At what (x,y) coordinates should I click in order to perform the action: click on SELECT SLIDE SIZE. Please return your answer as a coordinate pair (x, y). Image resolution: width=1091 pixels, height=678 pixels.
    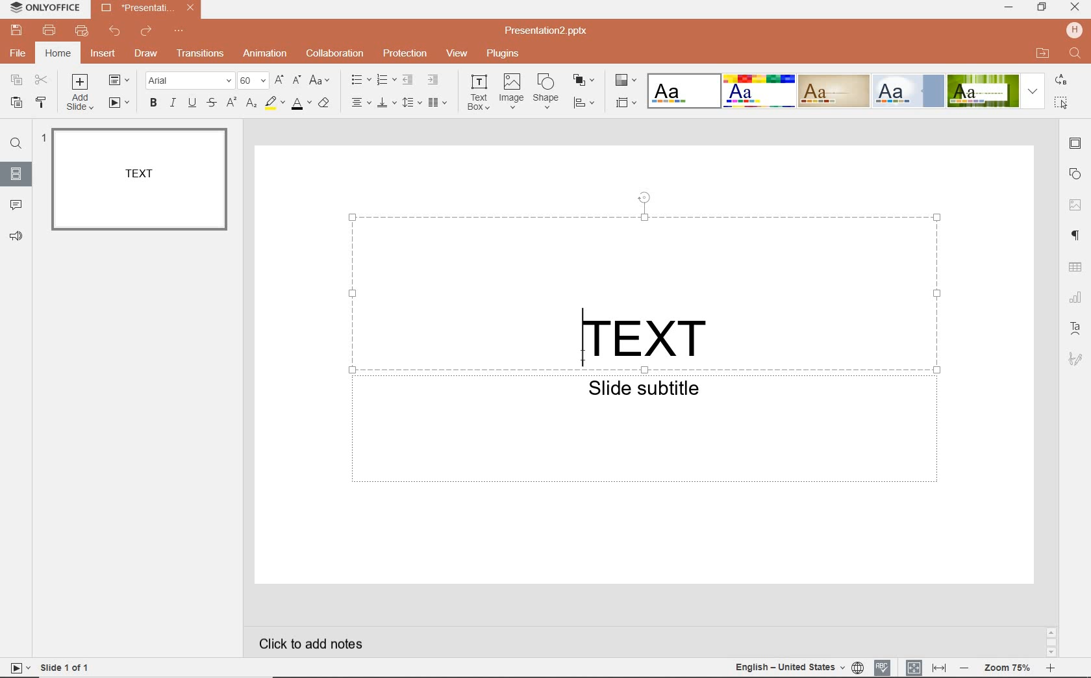
    Looking at the image, I should click on (627, 103).